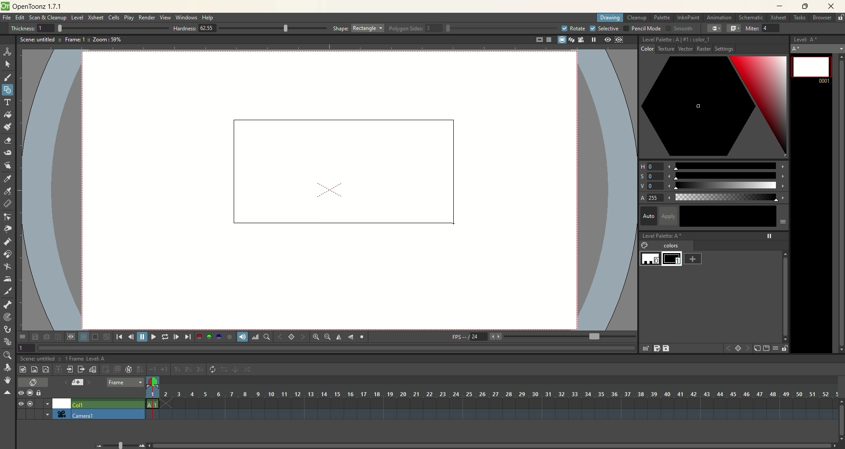  What do you see at coordinates (734, 29) in the screenshot?
I see `join` at bounding box center [734, 29].